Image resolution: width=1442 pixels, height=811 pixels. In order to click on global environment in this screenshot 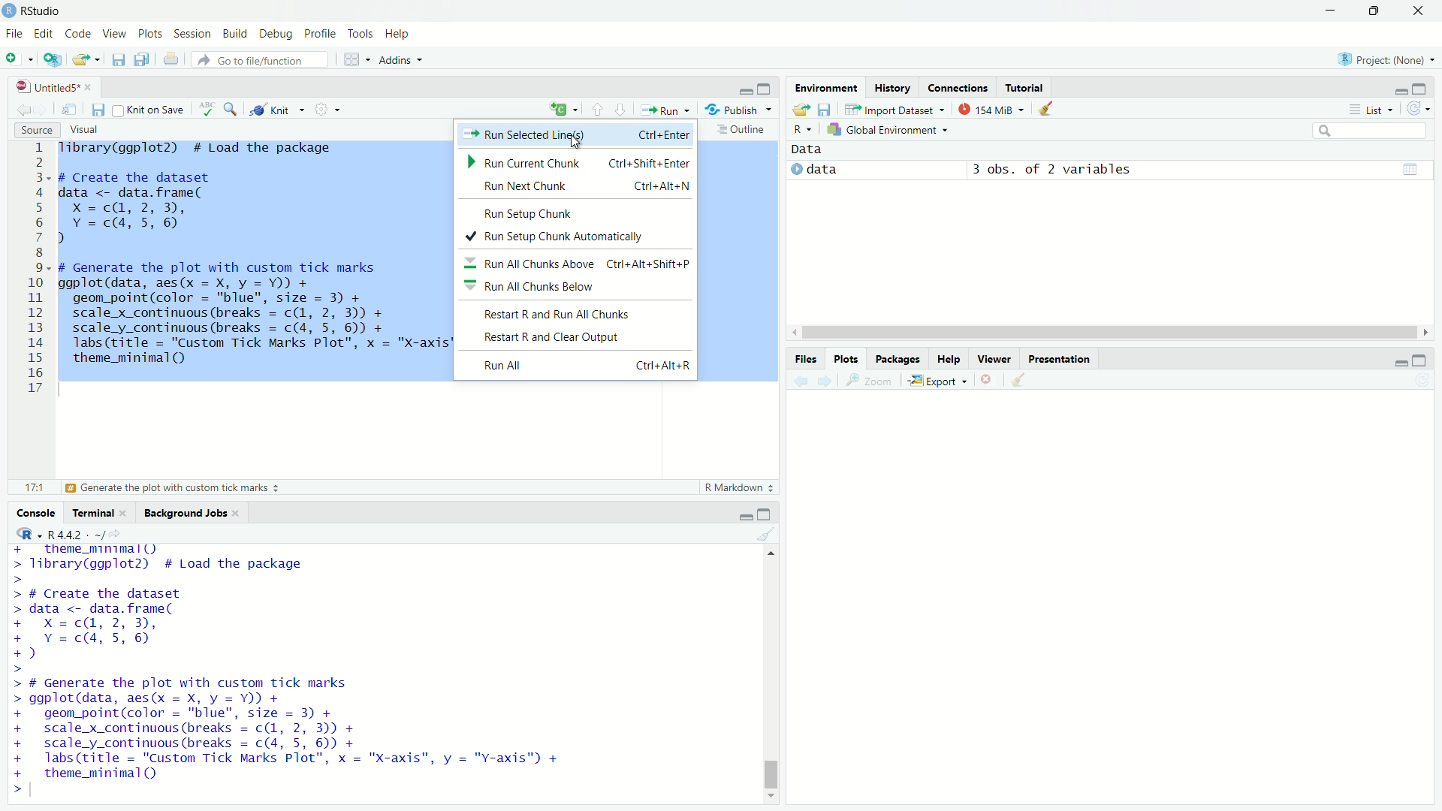, I will do `click(887, 131)`.